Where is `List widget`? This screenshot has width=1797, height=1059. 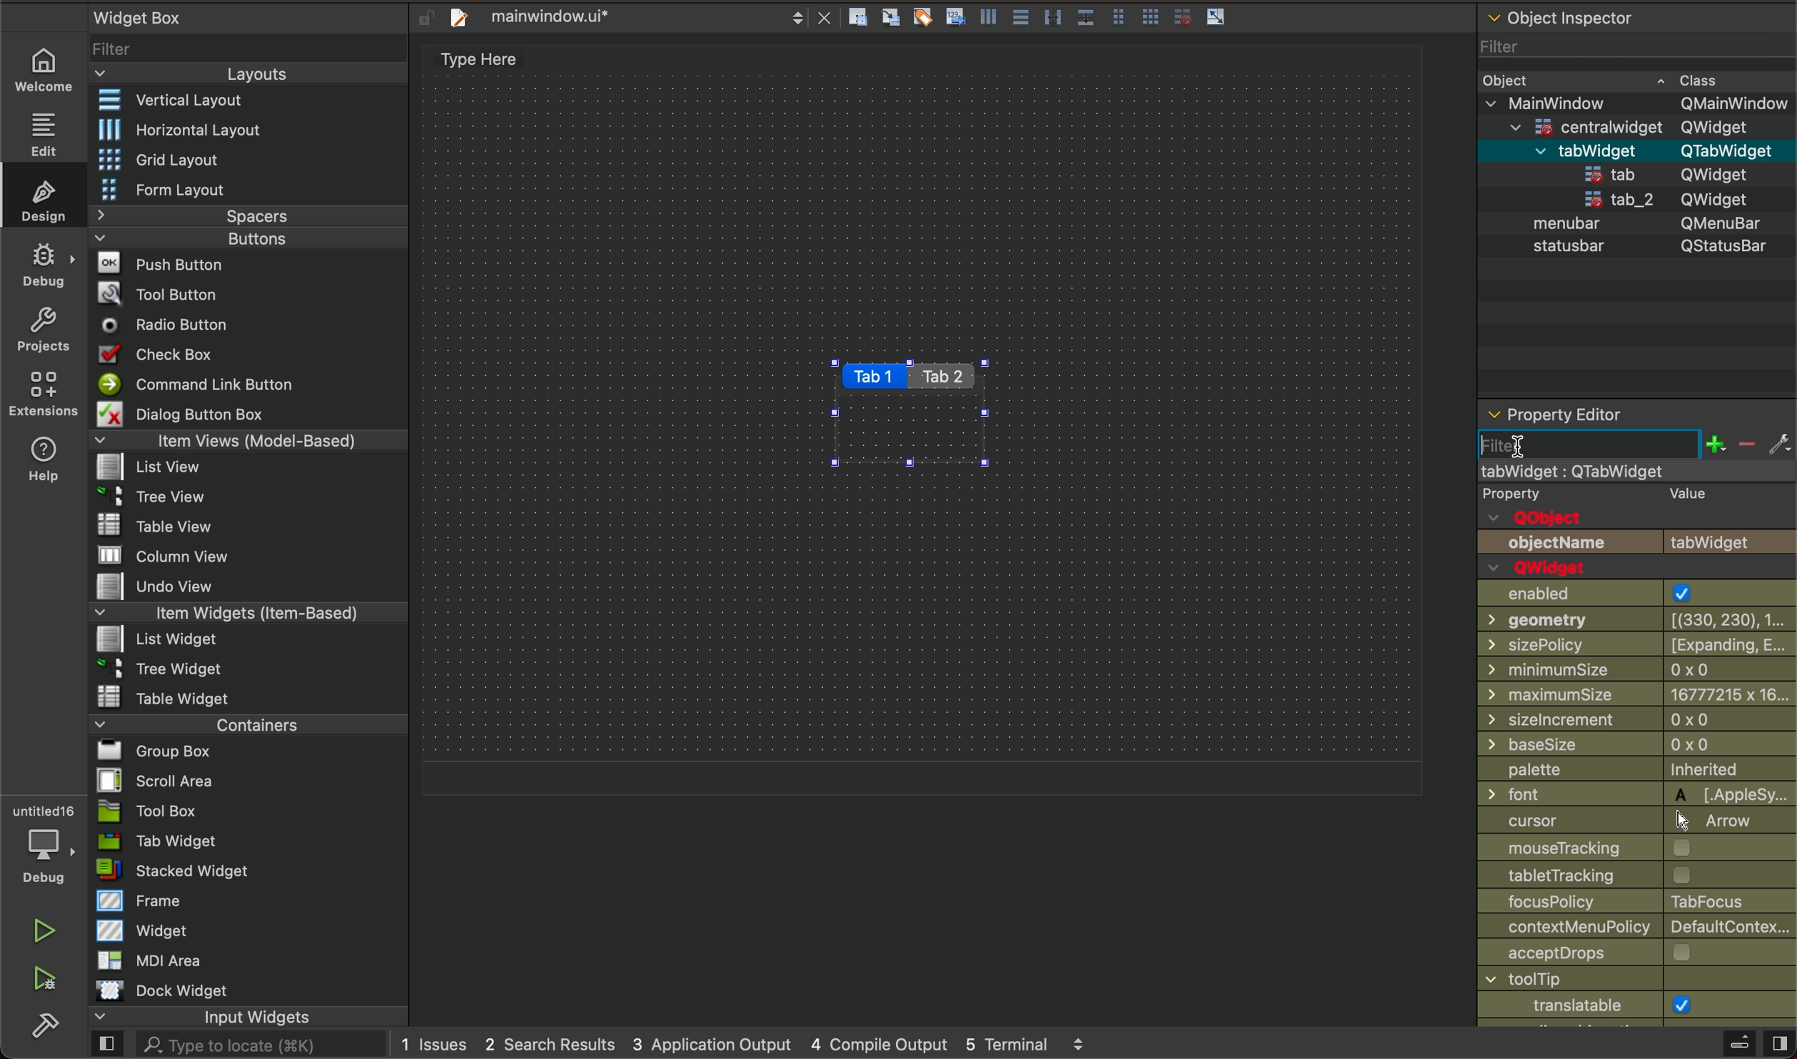 List widget is located at coordinates (150, 639).